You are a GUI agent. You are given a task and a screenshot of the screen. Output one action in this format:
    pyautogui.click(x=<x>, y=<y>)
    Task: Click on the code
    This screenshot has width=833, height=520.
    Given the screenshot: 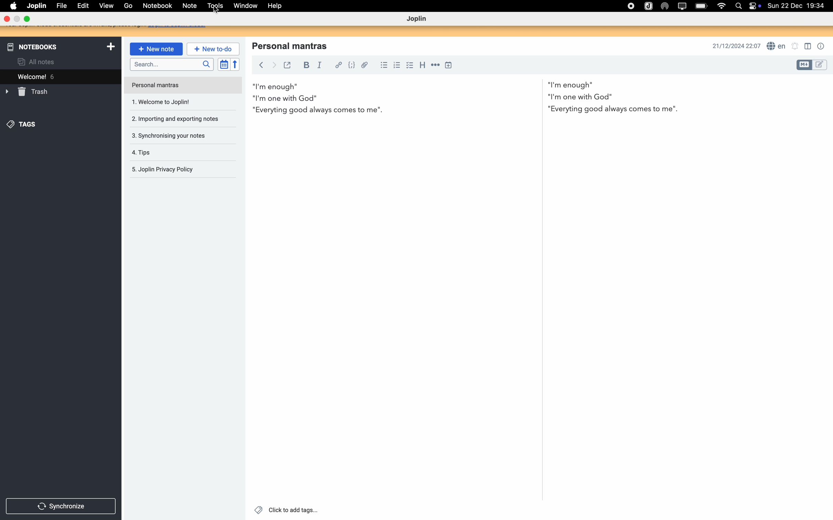 What is the action you would take?
    pyautogui.click(x=352, y=65)
    